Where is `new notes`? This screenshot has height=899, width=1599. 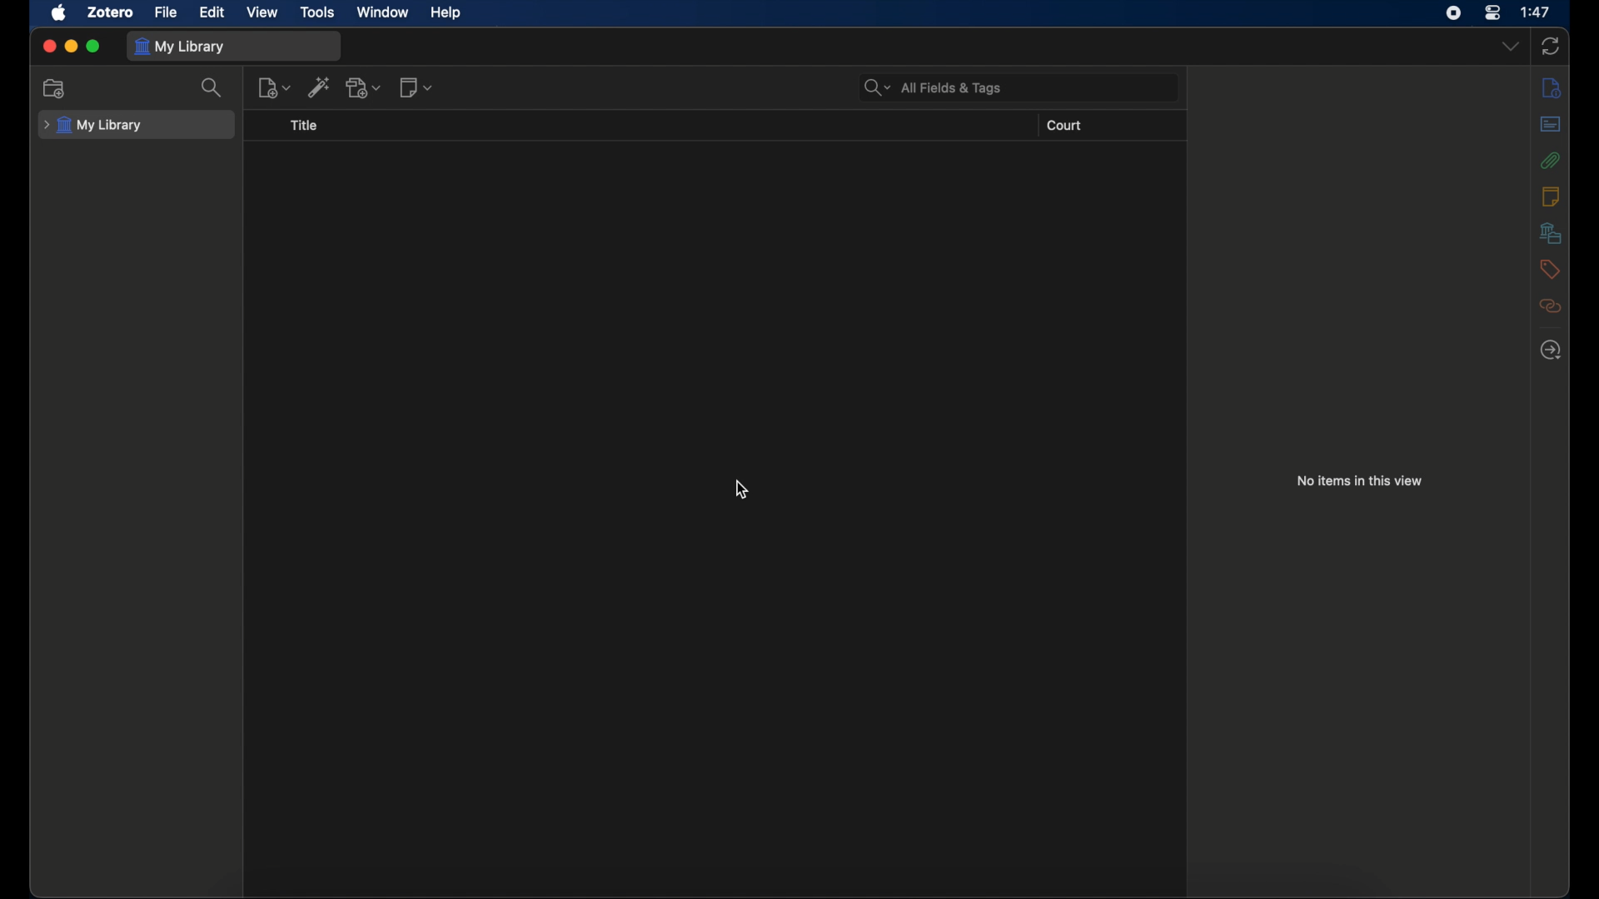 new notes is located at coordinates (416, 87).